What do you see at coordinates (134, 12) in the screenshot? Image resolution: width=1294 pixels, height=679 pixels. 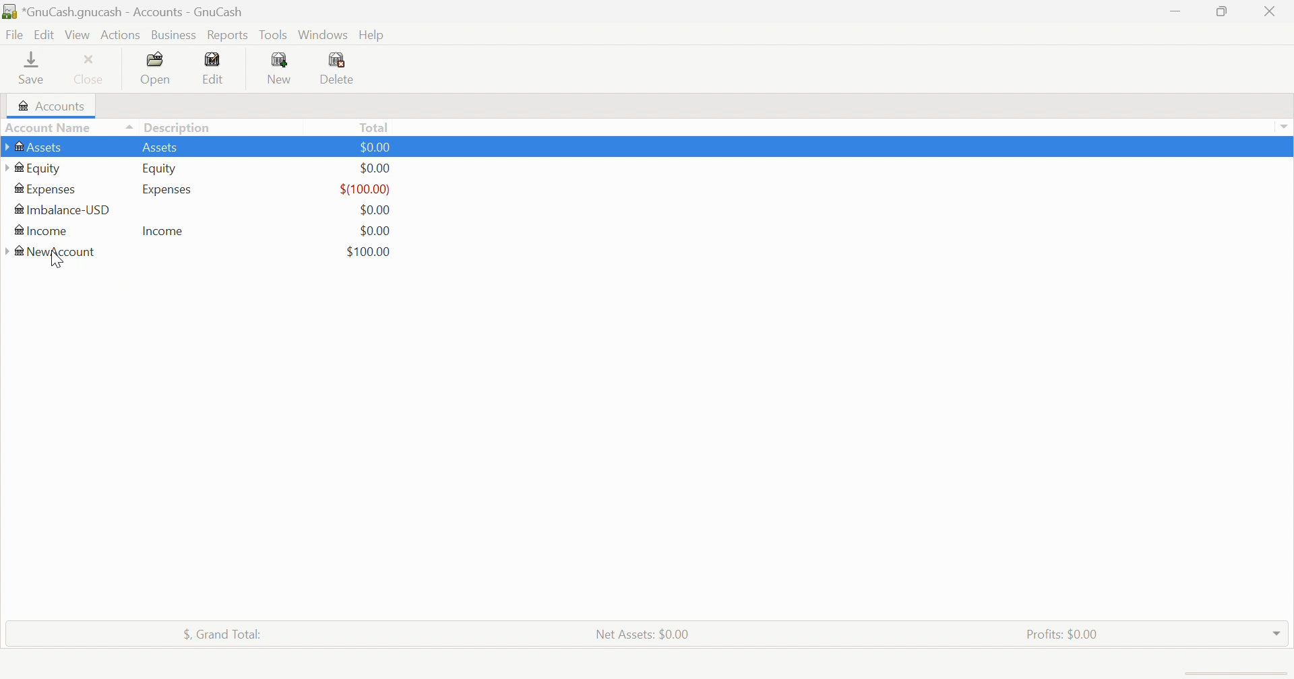 I see `*GnuCash.gnucash - Accounts - GnuCash` at bounding box center [134, 12].